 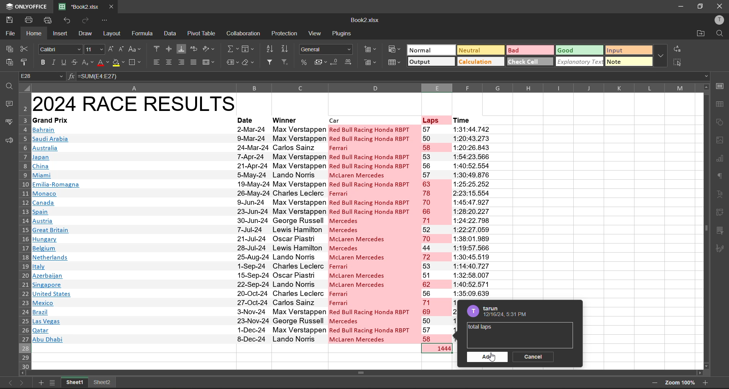 What do you see at coordinates (8, 123) in the screenshot?
I see `spellcheck` at bounding box center [8, 123].